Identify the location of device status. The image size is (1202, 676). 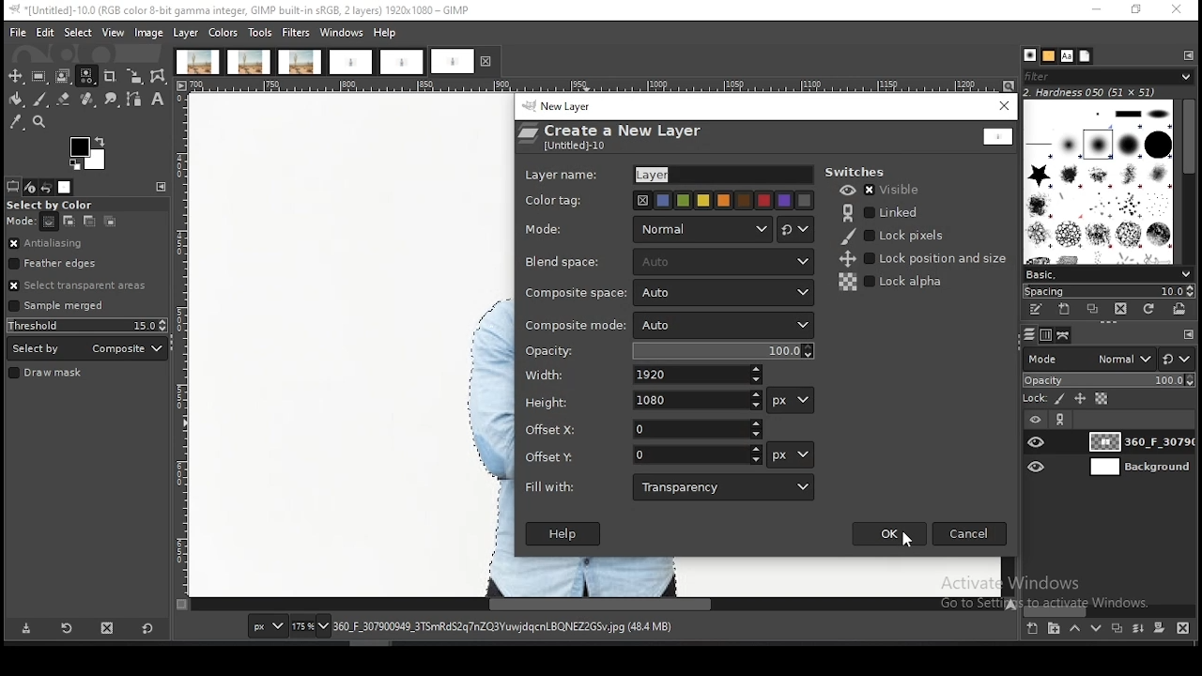
(30, 188).